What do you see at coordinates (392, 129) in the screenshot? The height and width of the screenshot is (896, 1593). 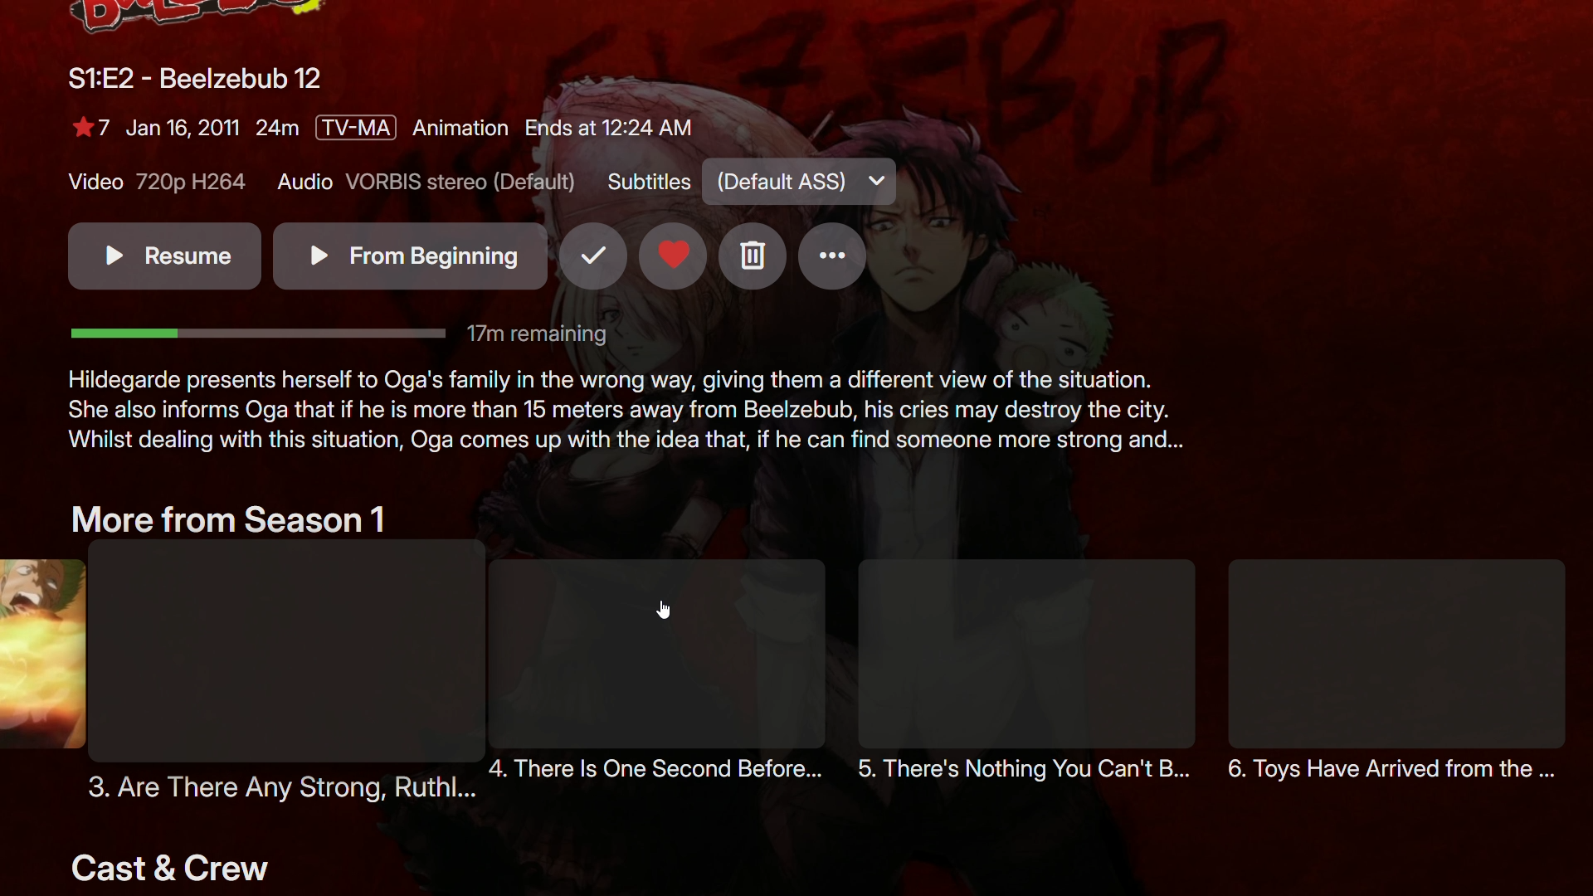 I see `Show details` at bounding box center [392, 129].